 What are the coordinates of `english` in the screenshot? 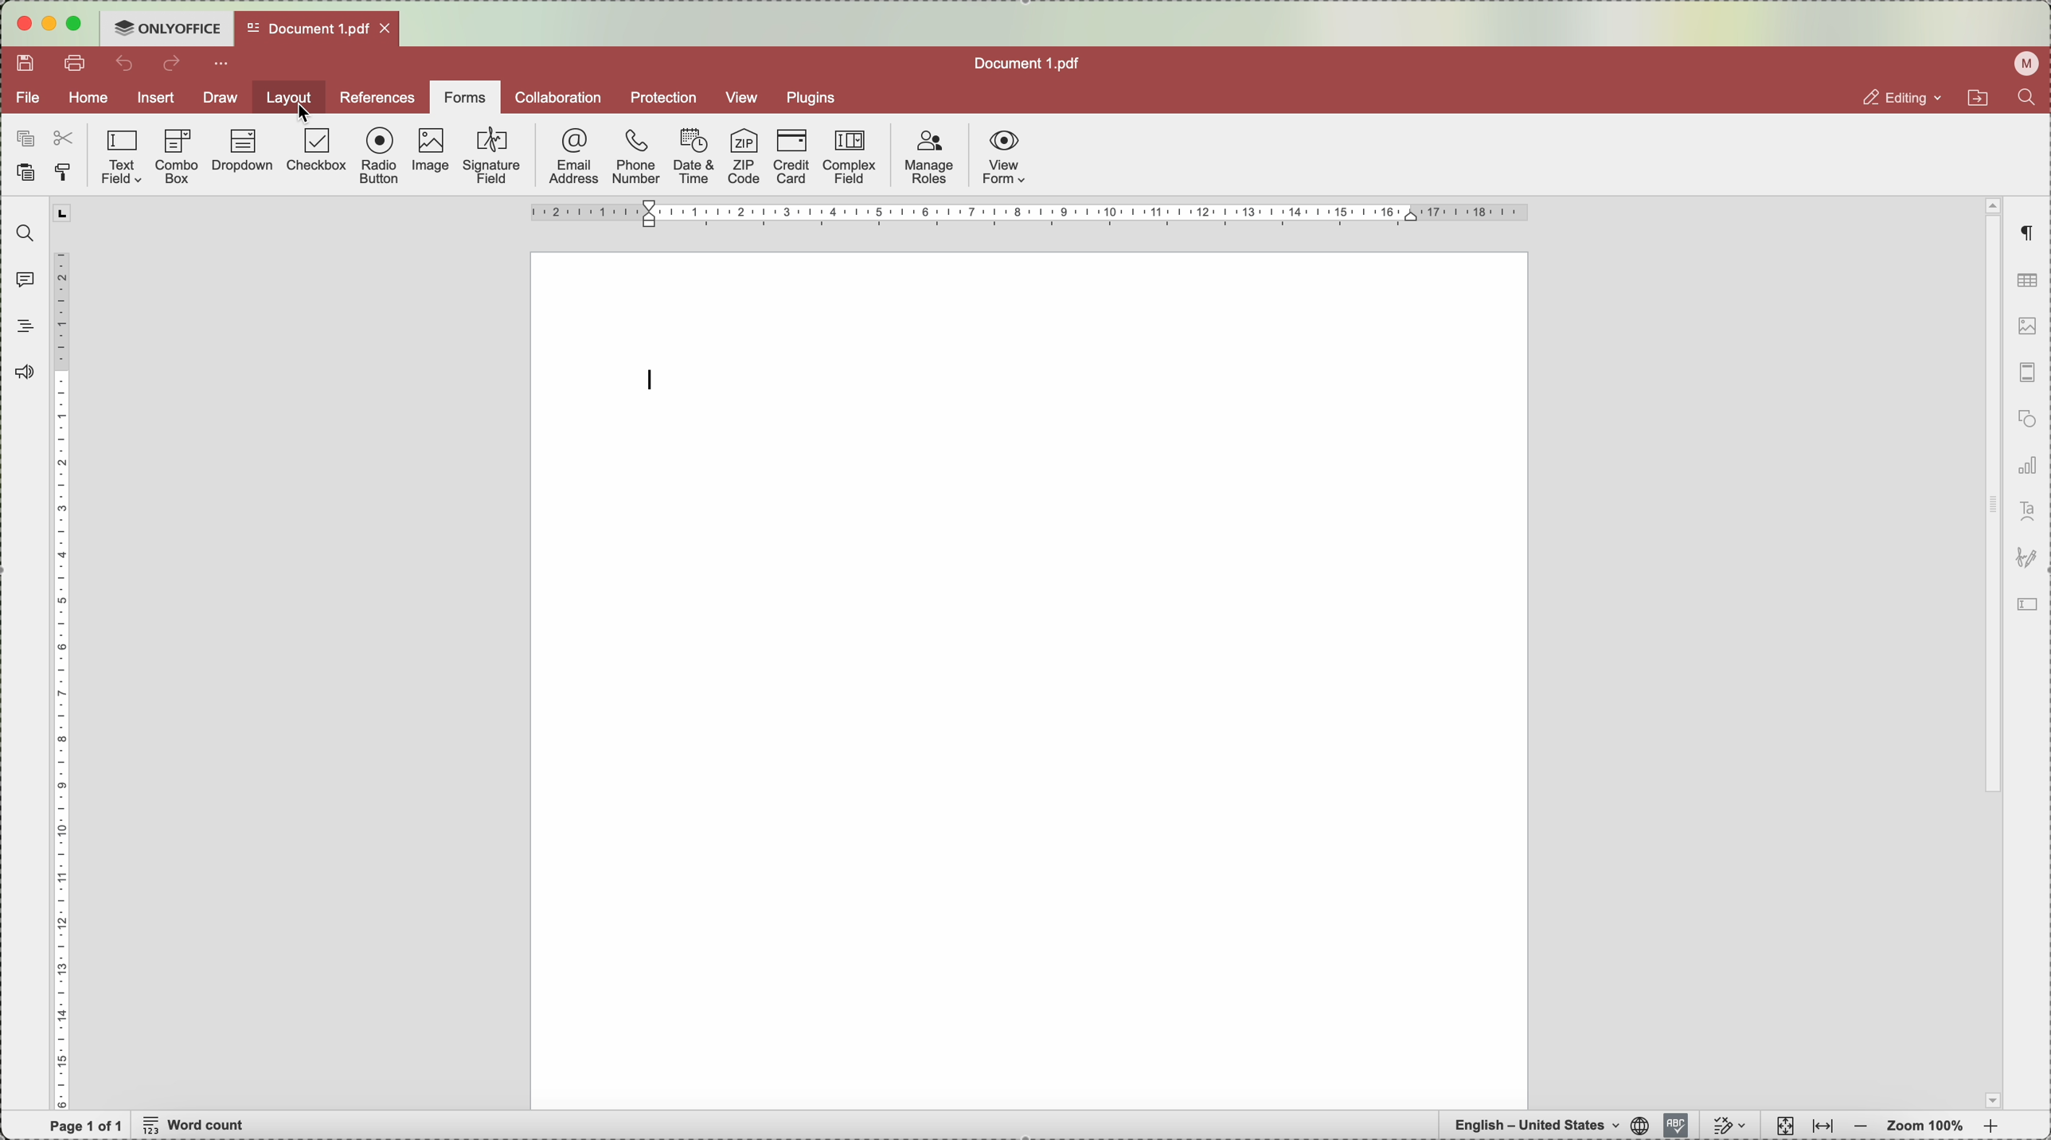 It's located at (1545, 1125).